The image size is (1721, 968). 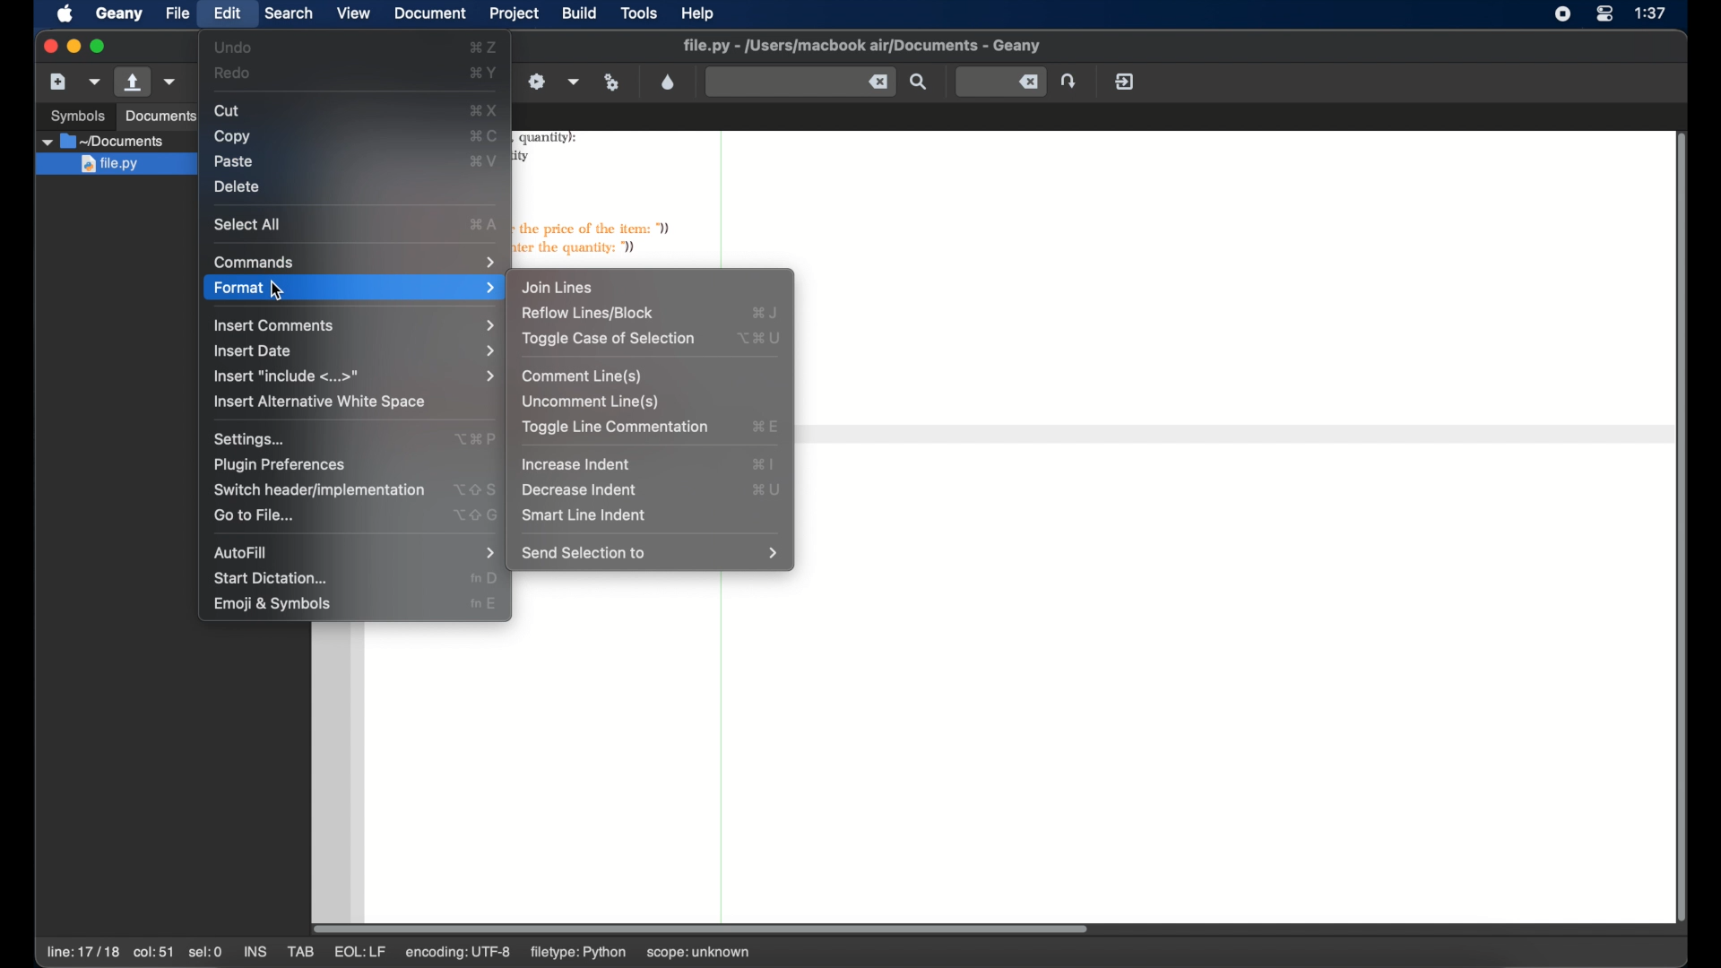 What do you see at coordinates (515, 13) in the screenshot?
I see `project` at bounding box center [515, 13].